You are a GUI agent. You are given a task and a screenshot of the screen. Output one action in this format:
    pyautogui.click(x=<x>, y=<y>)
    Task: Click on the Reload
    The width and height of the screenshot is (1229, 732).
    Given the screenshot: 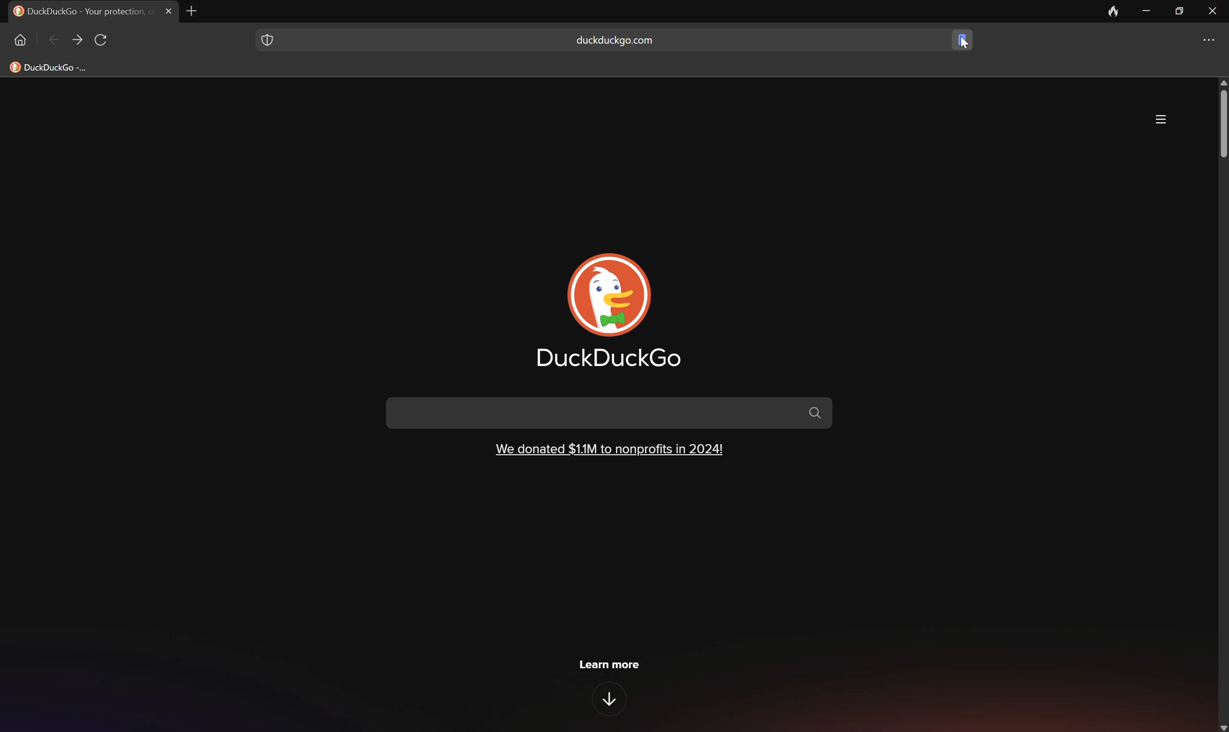 What is the action you would take?
    pyautogui.click(x=102, y=40)
    